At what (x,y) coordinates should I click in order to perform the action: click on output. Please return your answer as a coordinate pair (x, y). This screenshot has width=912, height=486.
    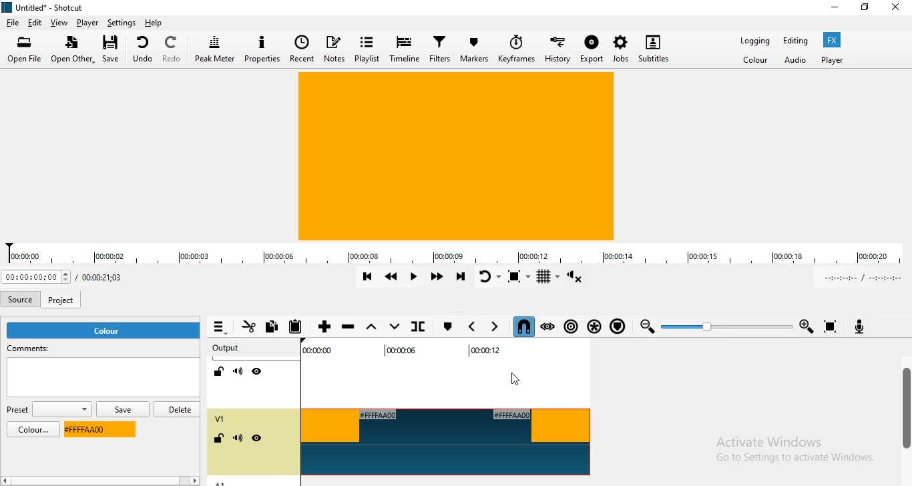
    Looking at the image, I should click on (226, 348).